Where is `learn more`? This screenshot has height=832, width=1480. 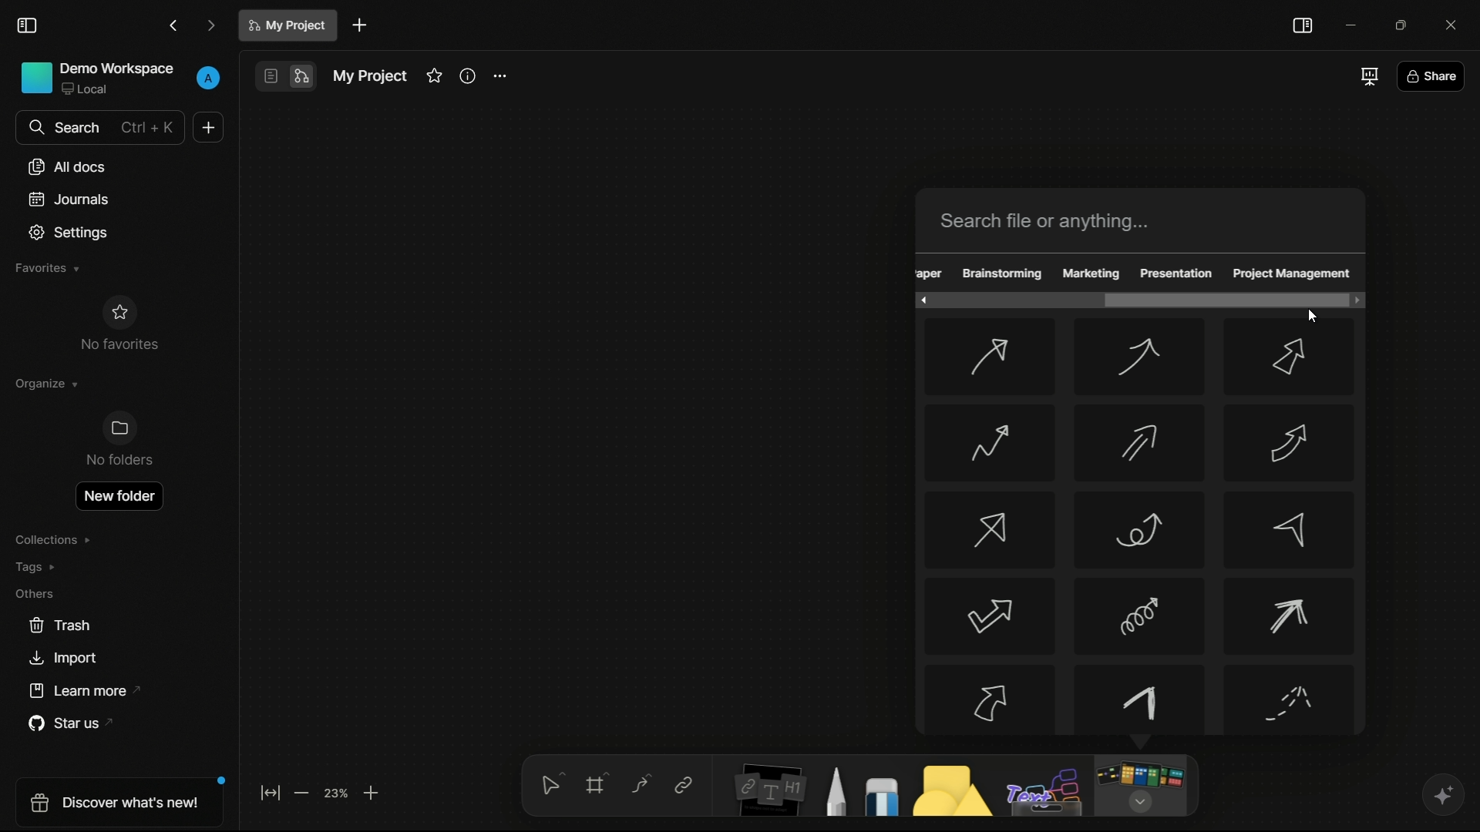
learn more is located at coordinates (88, 691).